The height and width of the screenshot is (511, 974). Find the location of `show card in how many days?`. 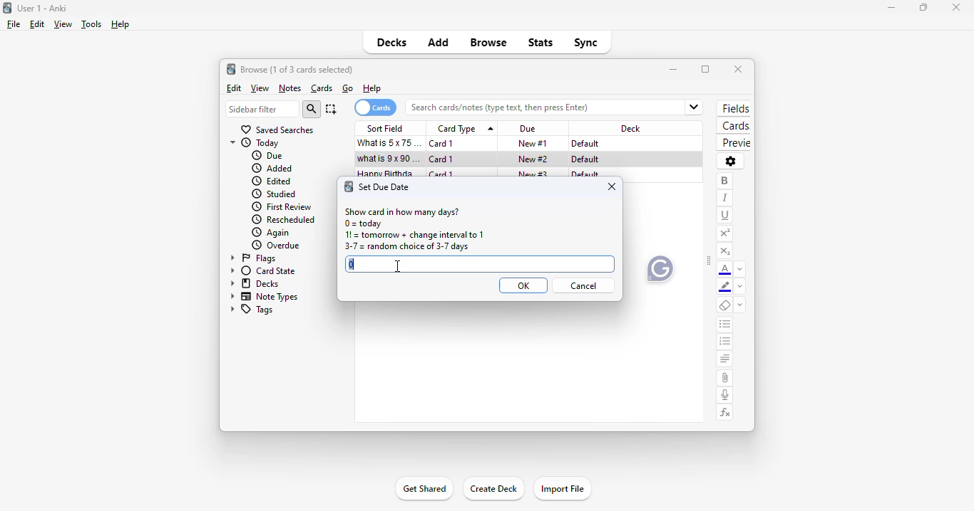

show card in how many days? is located at coordinates (401, 211).